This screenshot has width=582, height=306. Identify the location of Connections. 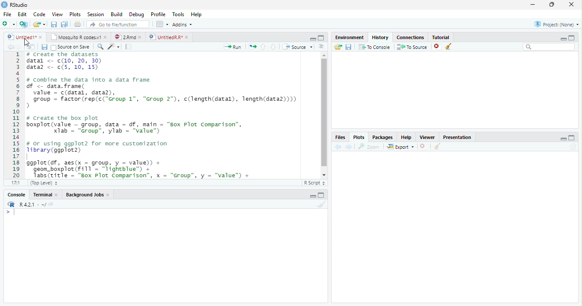
(410, 37).